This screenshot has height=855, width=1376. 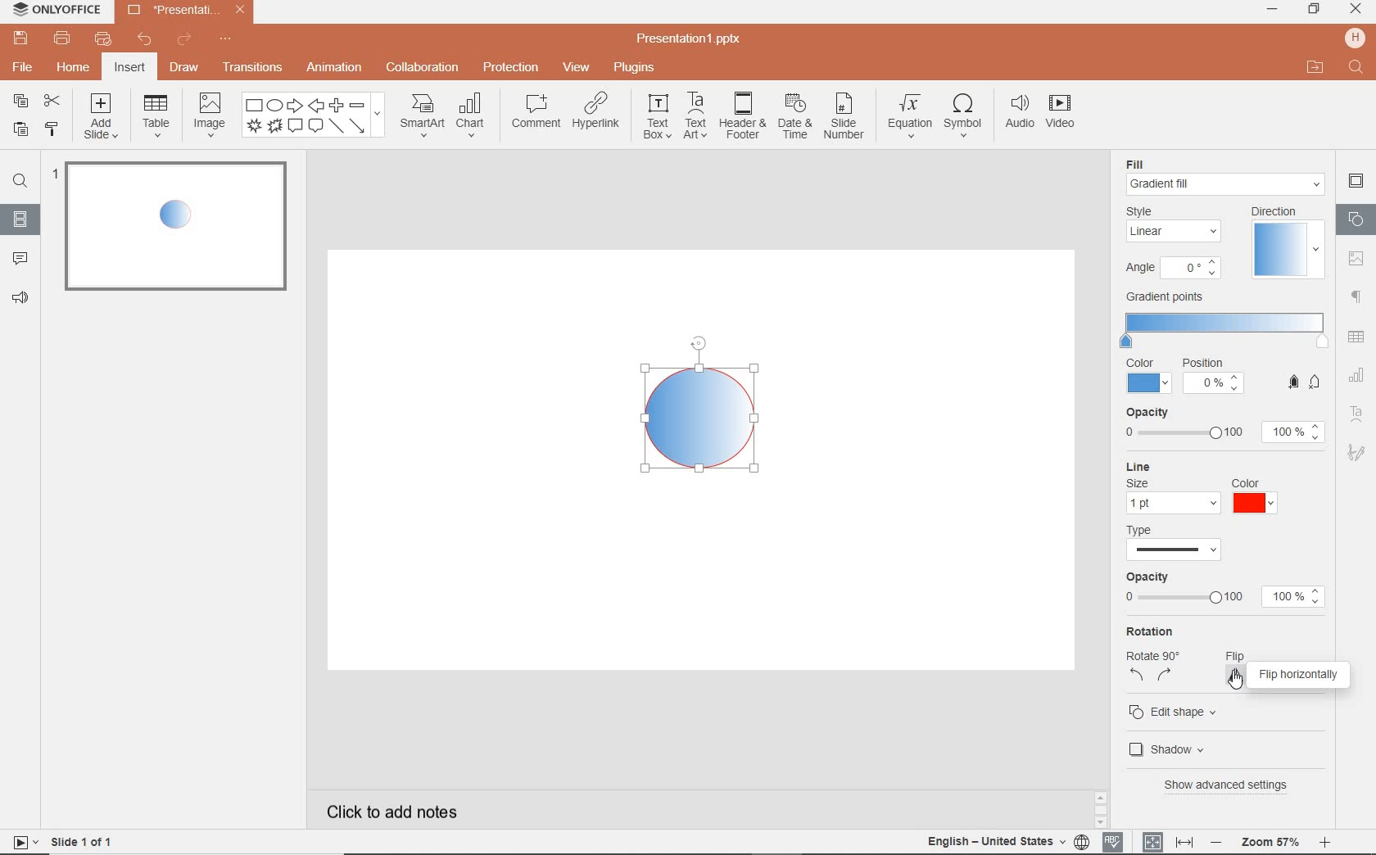 What do you see at coordinates (1356, 11) in the screenshot?
I see `close` at bounding box center [1356, 11].